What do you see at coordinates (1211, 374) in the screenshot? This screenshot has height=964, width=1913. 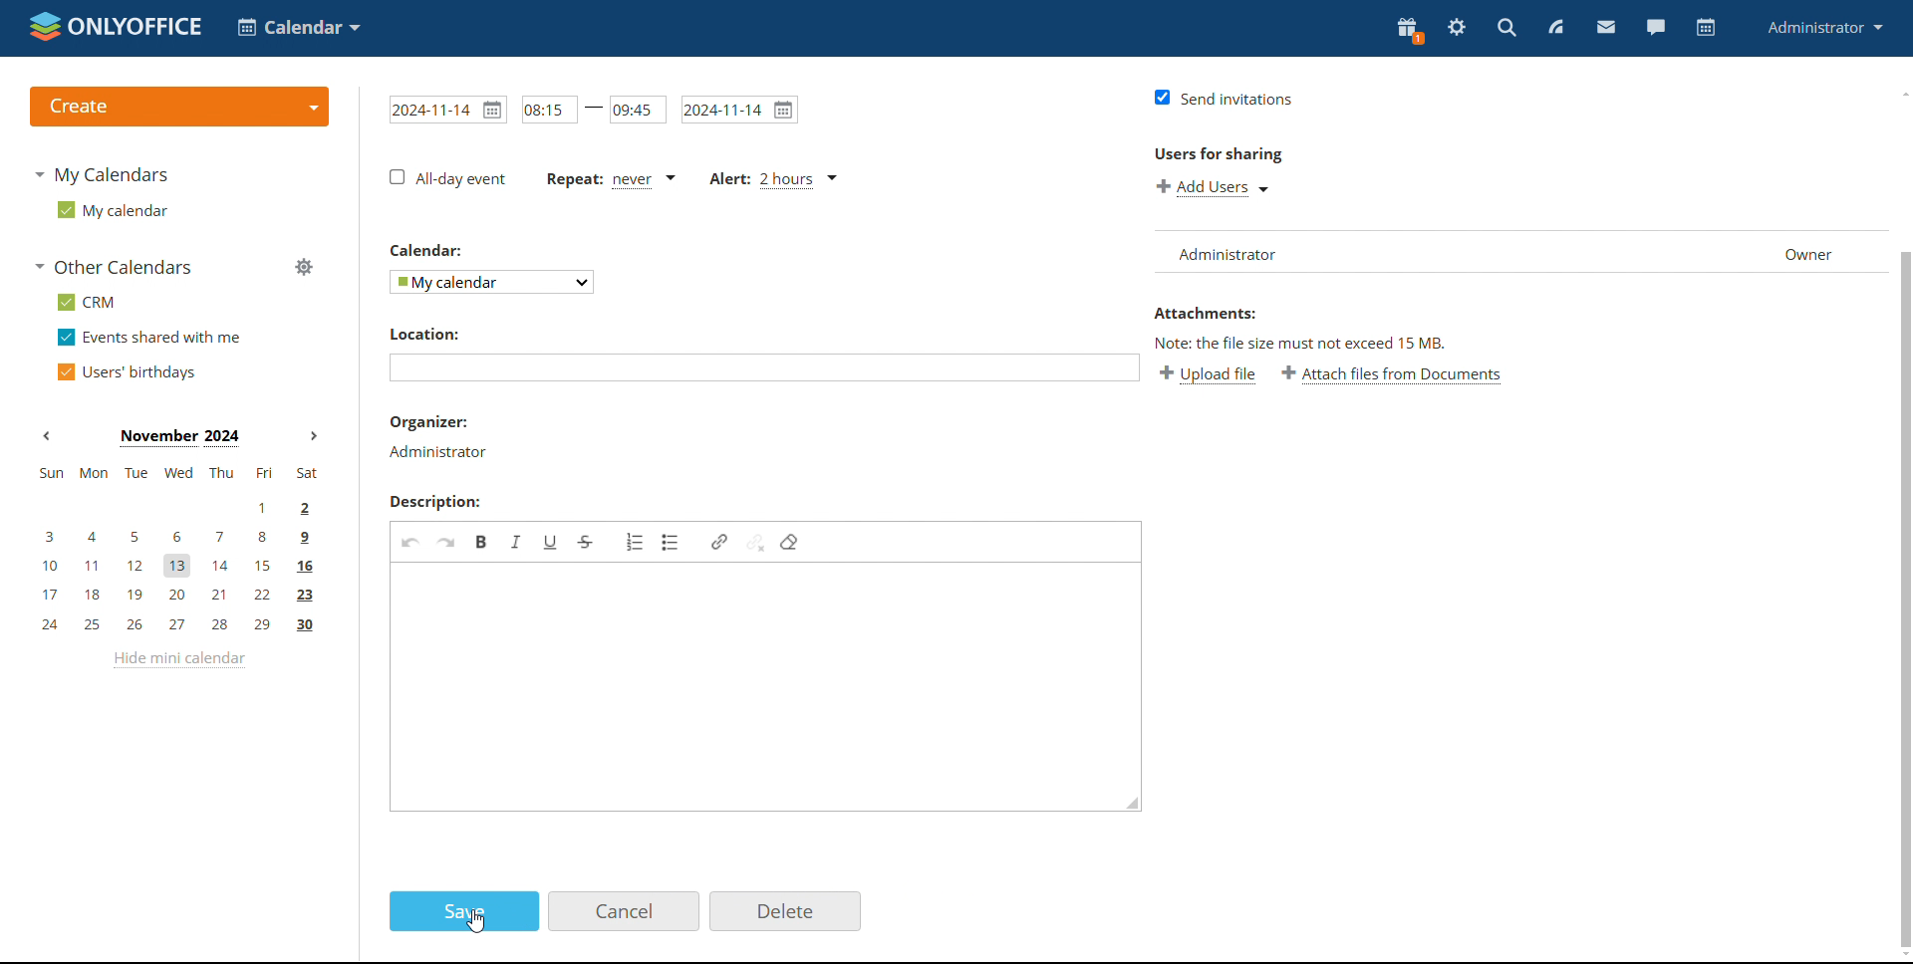 I see `upload file` at bounding box center [1211, 374].